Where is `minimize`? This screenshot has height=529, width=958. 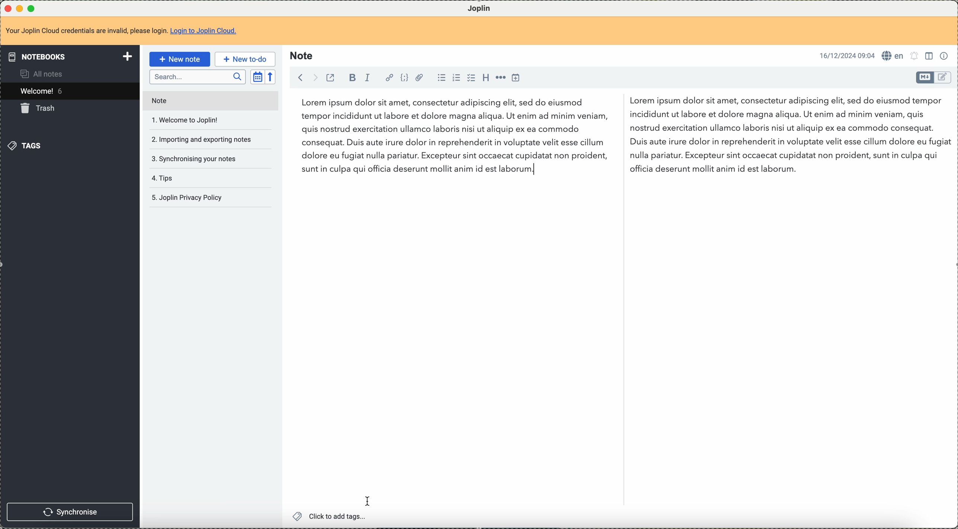 minimize is located at coordinates (20, 7).